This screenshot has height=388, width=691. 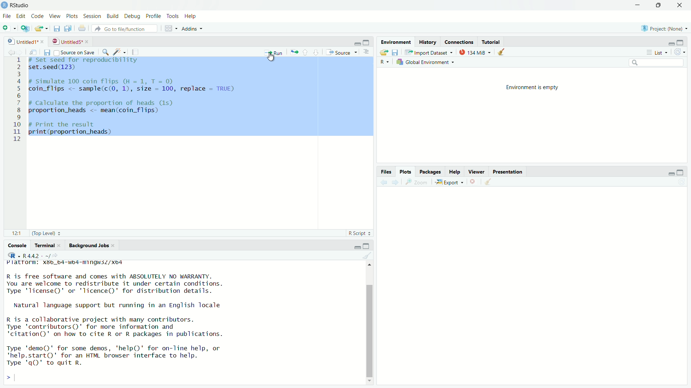 I want to click on go to previous section/chunk, so click(x=306, y=52).